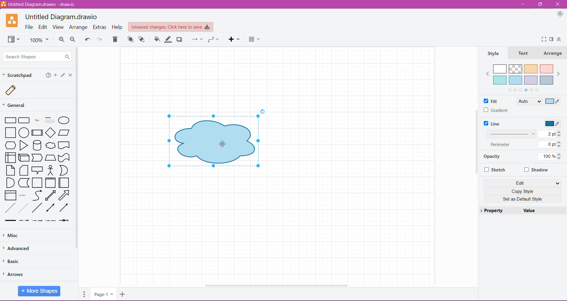 This screenshot has width=567, height=301. What do you see at coordinates (553, 102) in the screenshot?
I see `Select Color to Fill` at bounding box center [553, 102].